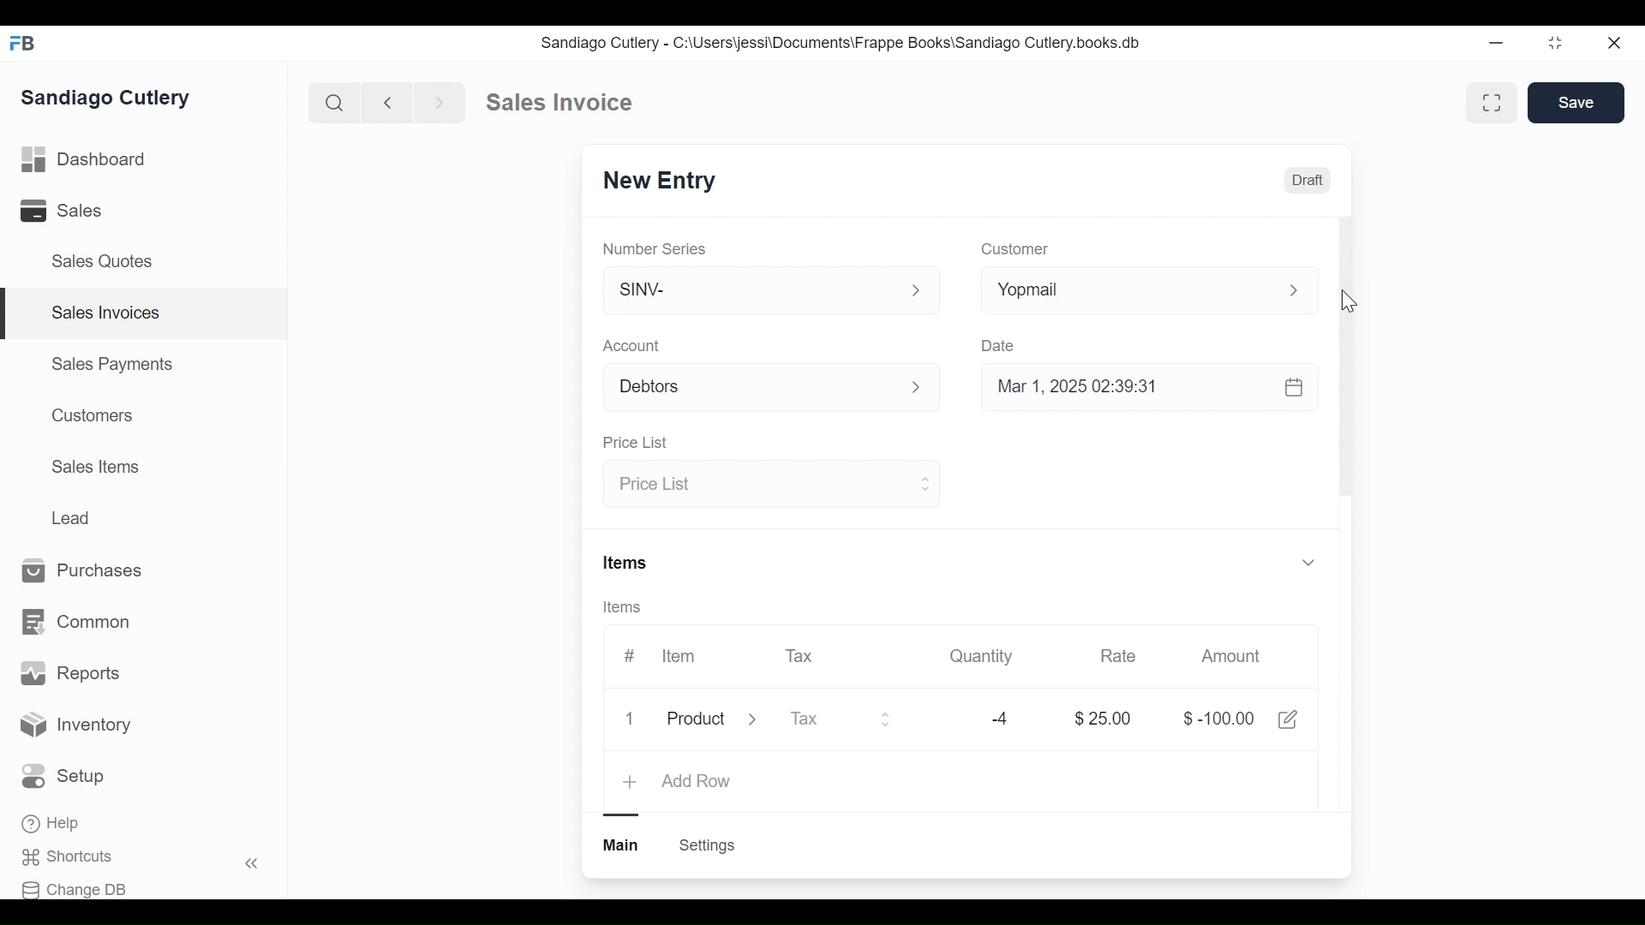  I want to click on Vertical scrollbar, so click(1348, 358).